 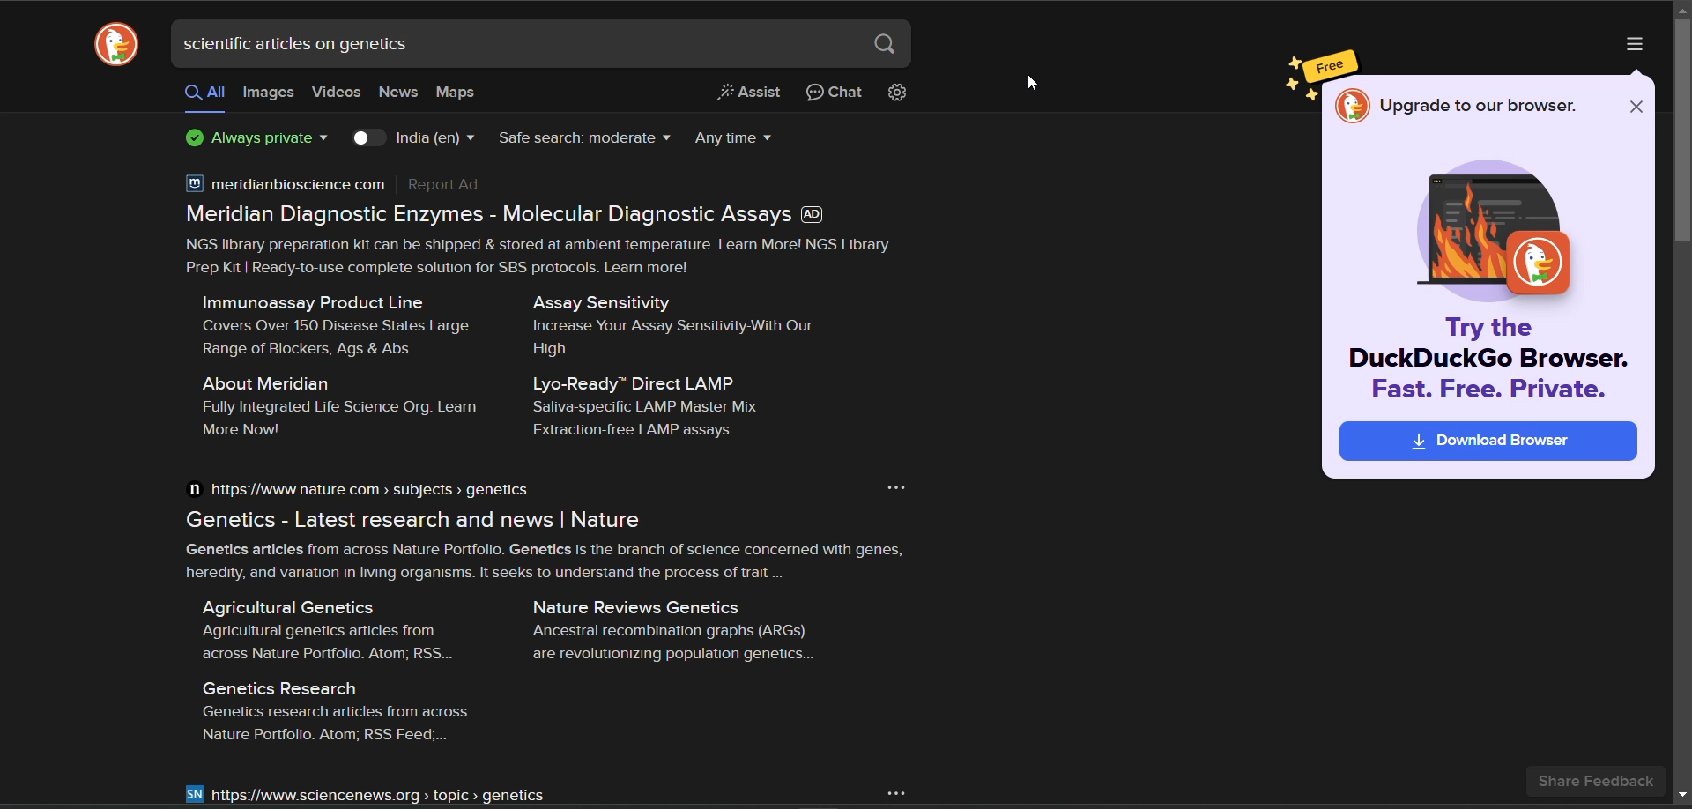 I want to click on SN https://www.sciencenews.org > topic > genetics, so click(x=366, y=794).